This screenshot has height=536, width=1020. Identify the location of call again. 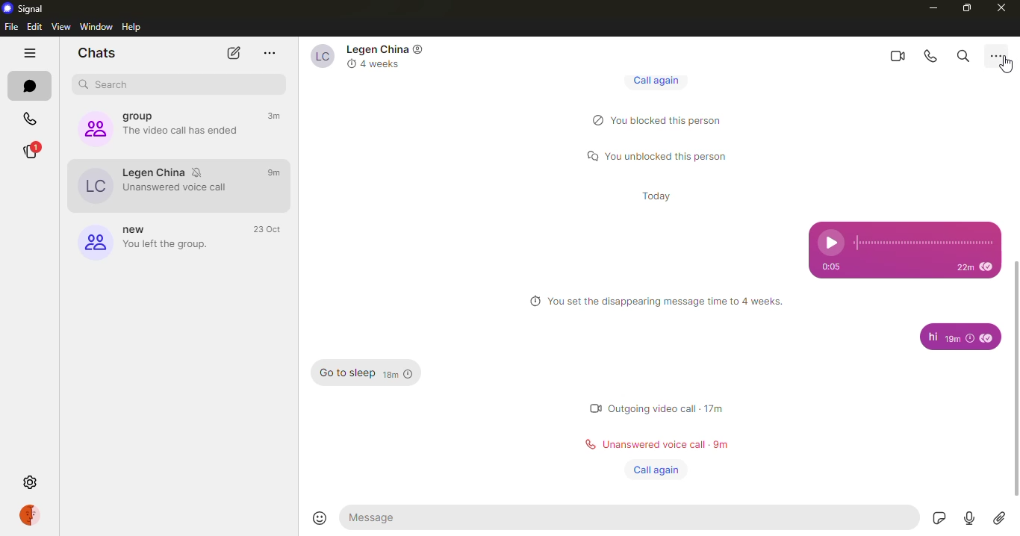
(656, 469).